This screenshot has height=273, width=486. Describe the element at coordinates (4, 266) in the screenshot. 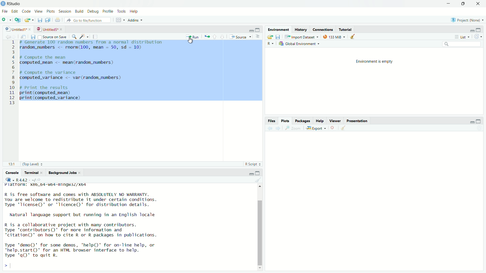

I see `prompt cursor` at that location.